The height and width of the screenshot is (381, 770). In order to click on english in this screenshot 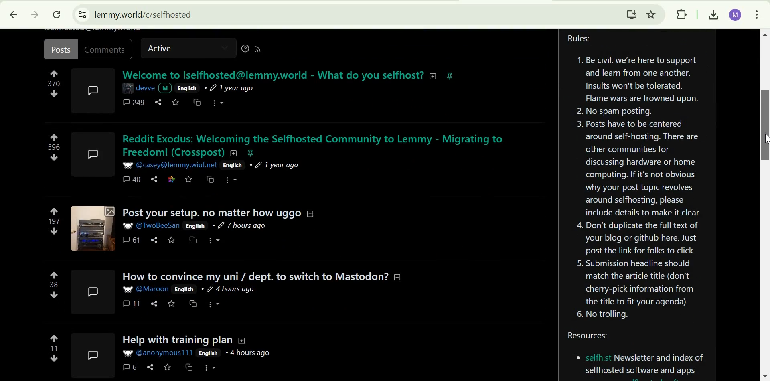, I will do `click(187, 88)`.